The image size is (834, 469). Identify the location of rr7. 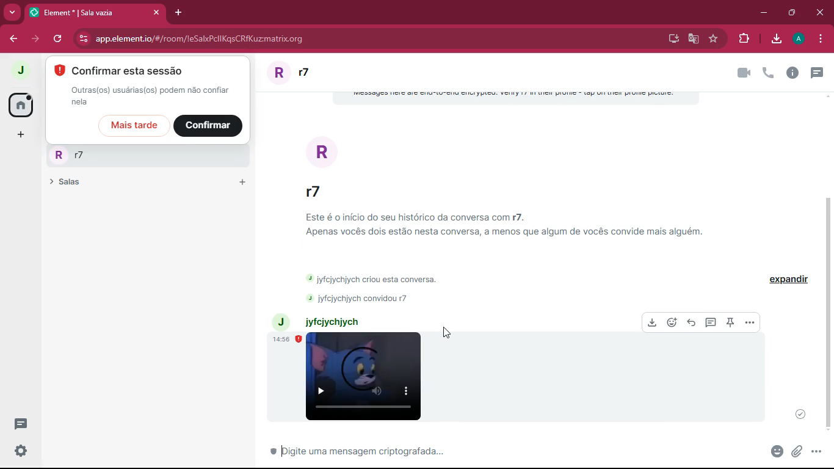
(294, 73).